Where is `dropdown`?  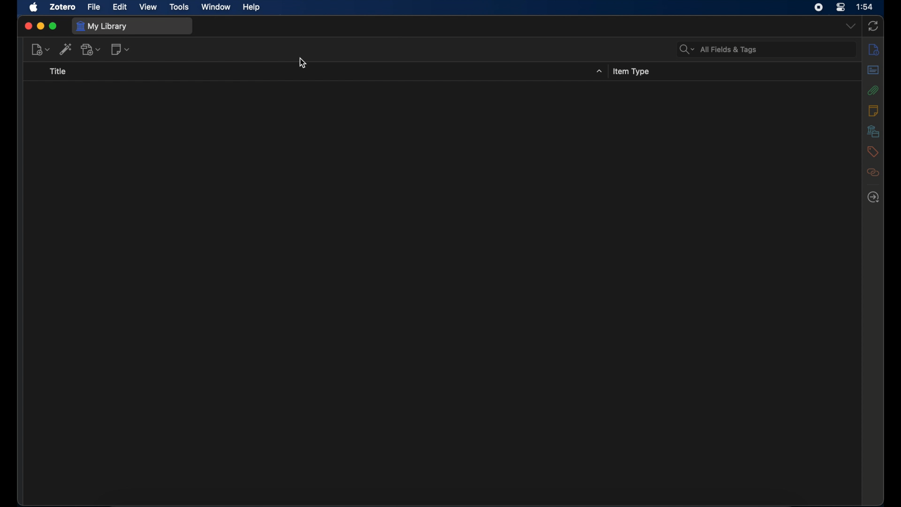
dropdown is located at coordinates (850, 26).